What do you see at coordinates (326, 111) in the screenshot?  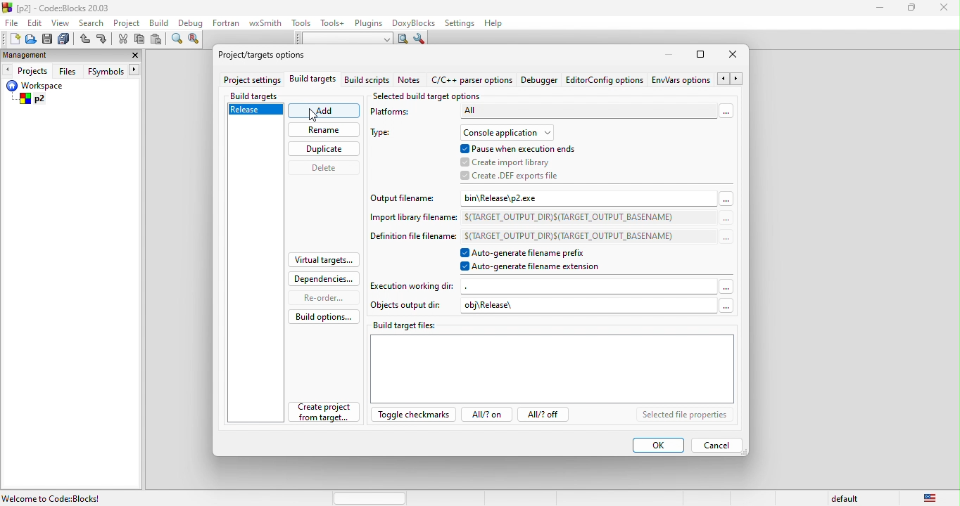 I see `add` at bounding box center [326, 111].